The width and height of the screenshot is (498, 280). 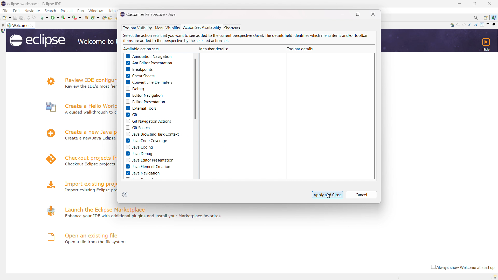 I want to click on new, so click(x=6, y=18).